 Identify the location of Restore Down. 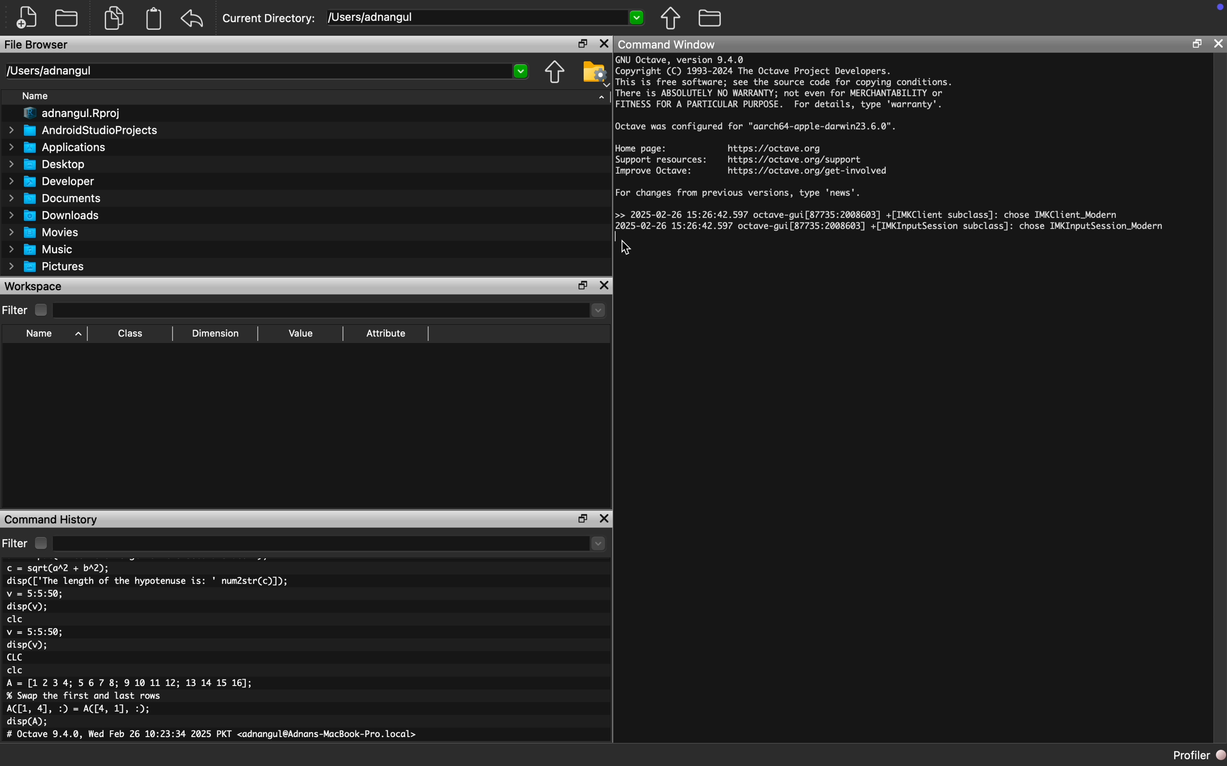
(1197, 45).